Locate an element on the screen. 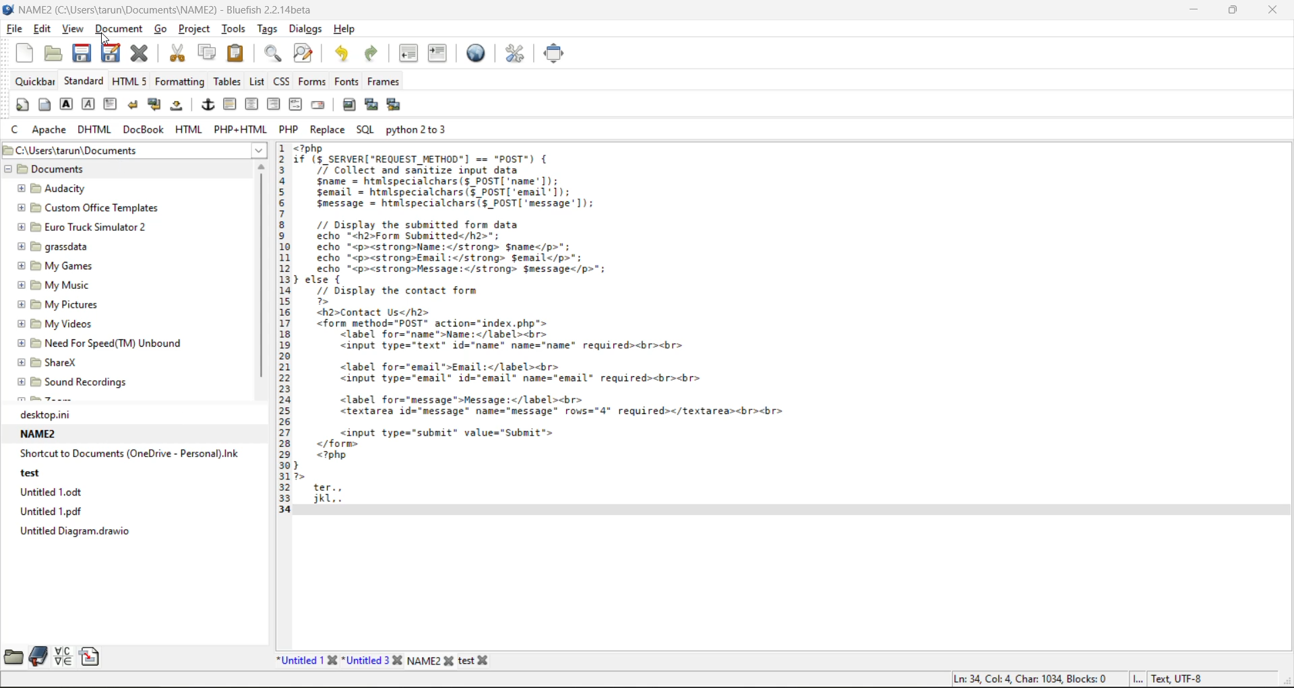  right justify is located at coordinates (274, 105).